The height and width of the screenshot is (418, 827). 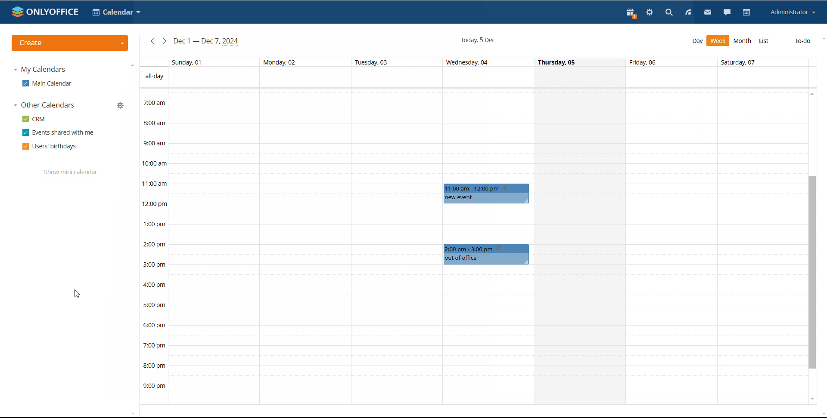 I want to click on list view, so click(x=764, y=42).